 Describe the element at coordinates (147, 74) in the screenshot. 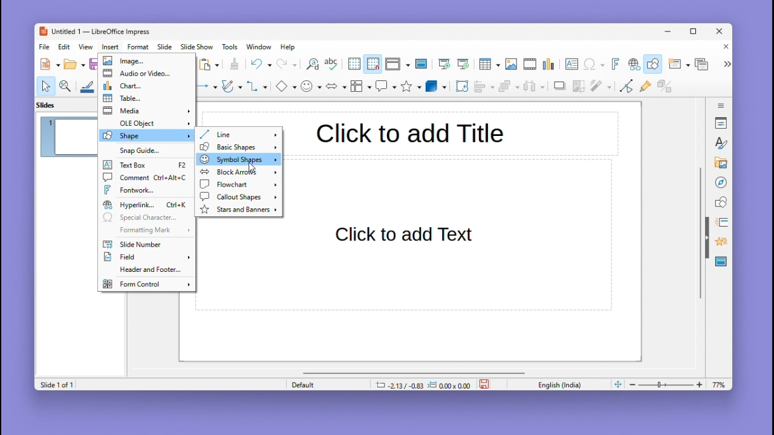

I see `Audio or video` at that location.